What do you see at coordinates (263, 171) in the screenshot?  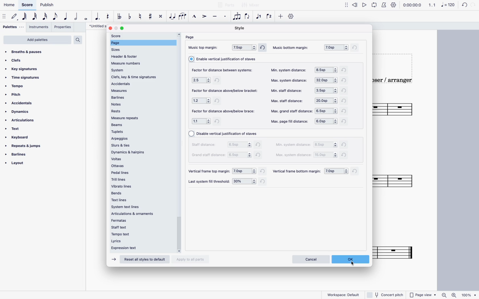 I see `refresh` at bounding box center [263, 171].